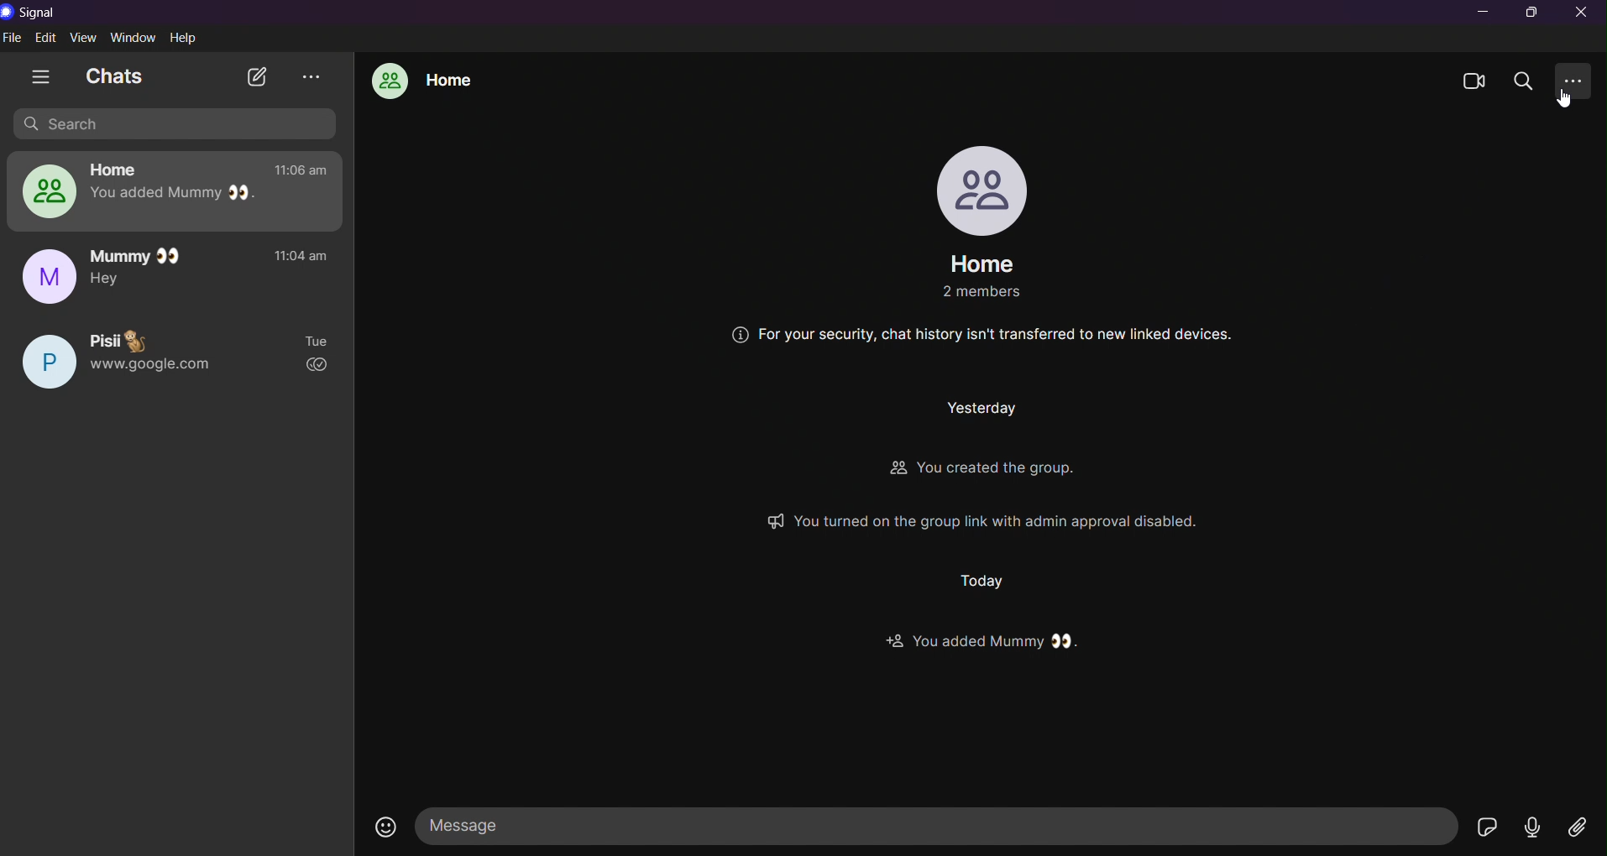 This screenshot has width=1607, height=856. Describe the element at coordinates (259, 78) in the screenshot. I see `new chat` at that location.